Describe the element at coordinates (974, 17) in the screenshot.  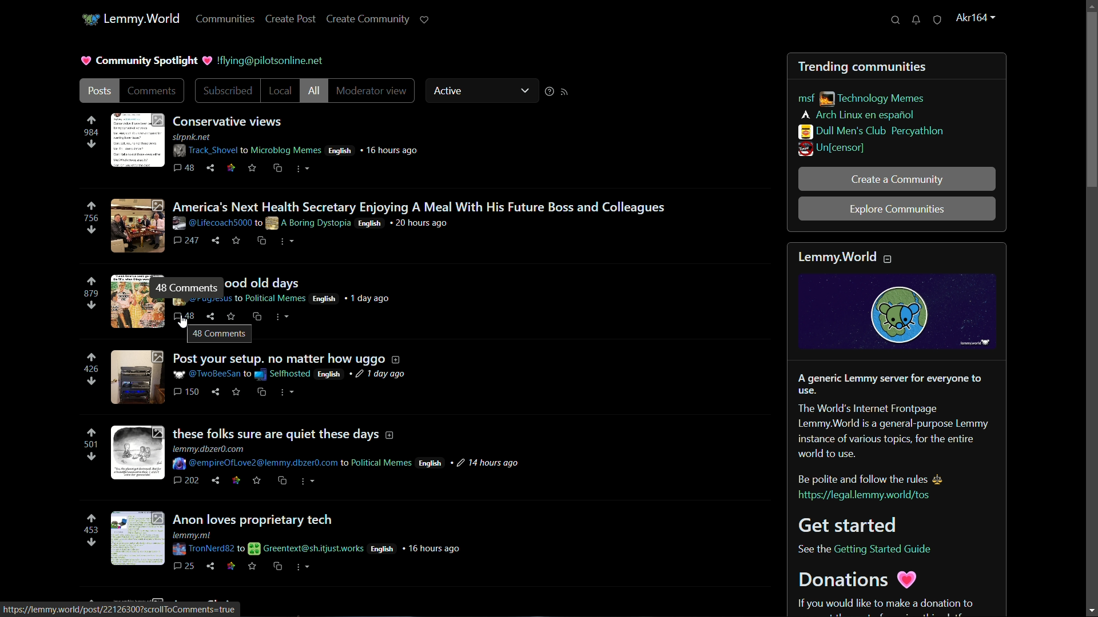
I see `profile` at that location.